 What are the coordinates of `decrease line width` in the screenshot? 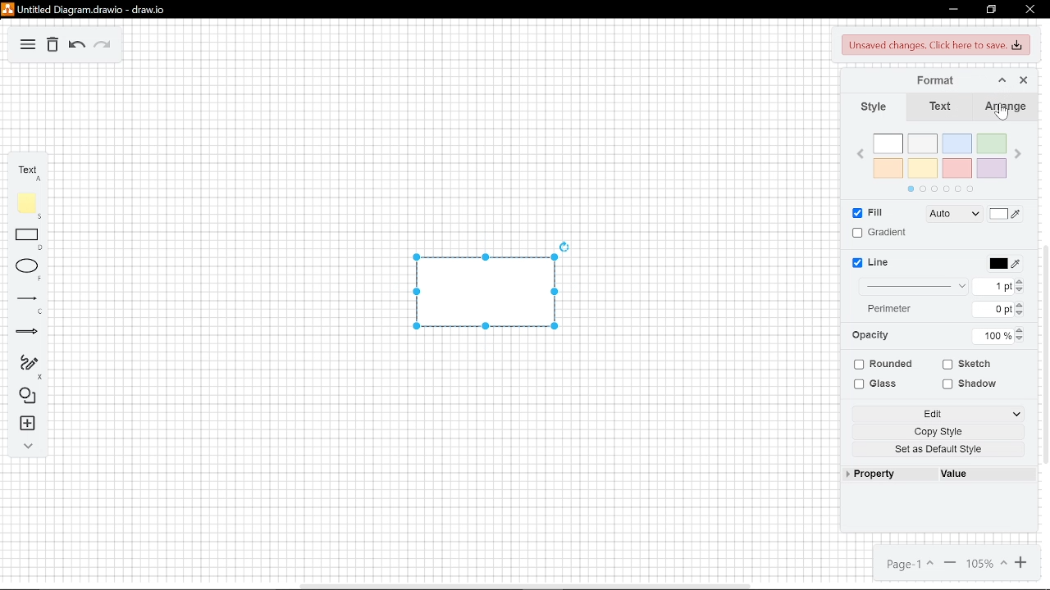 It's located at (1022, 291).